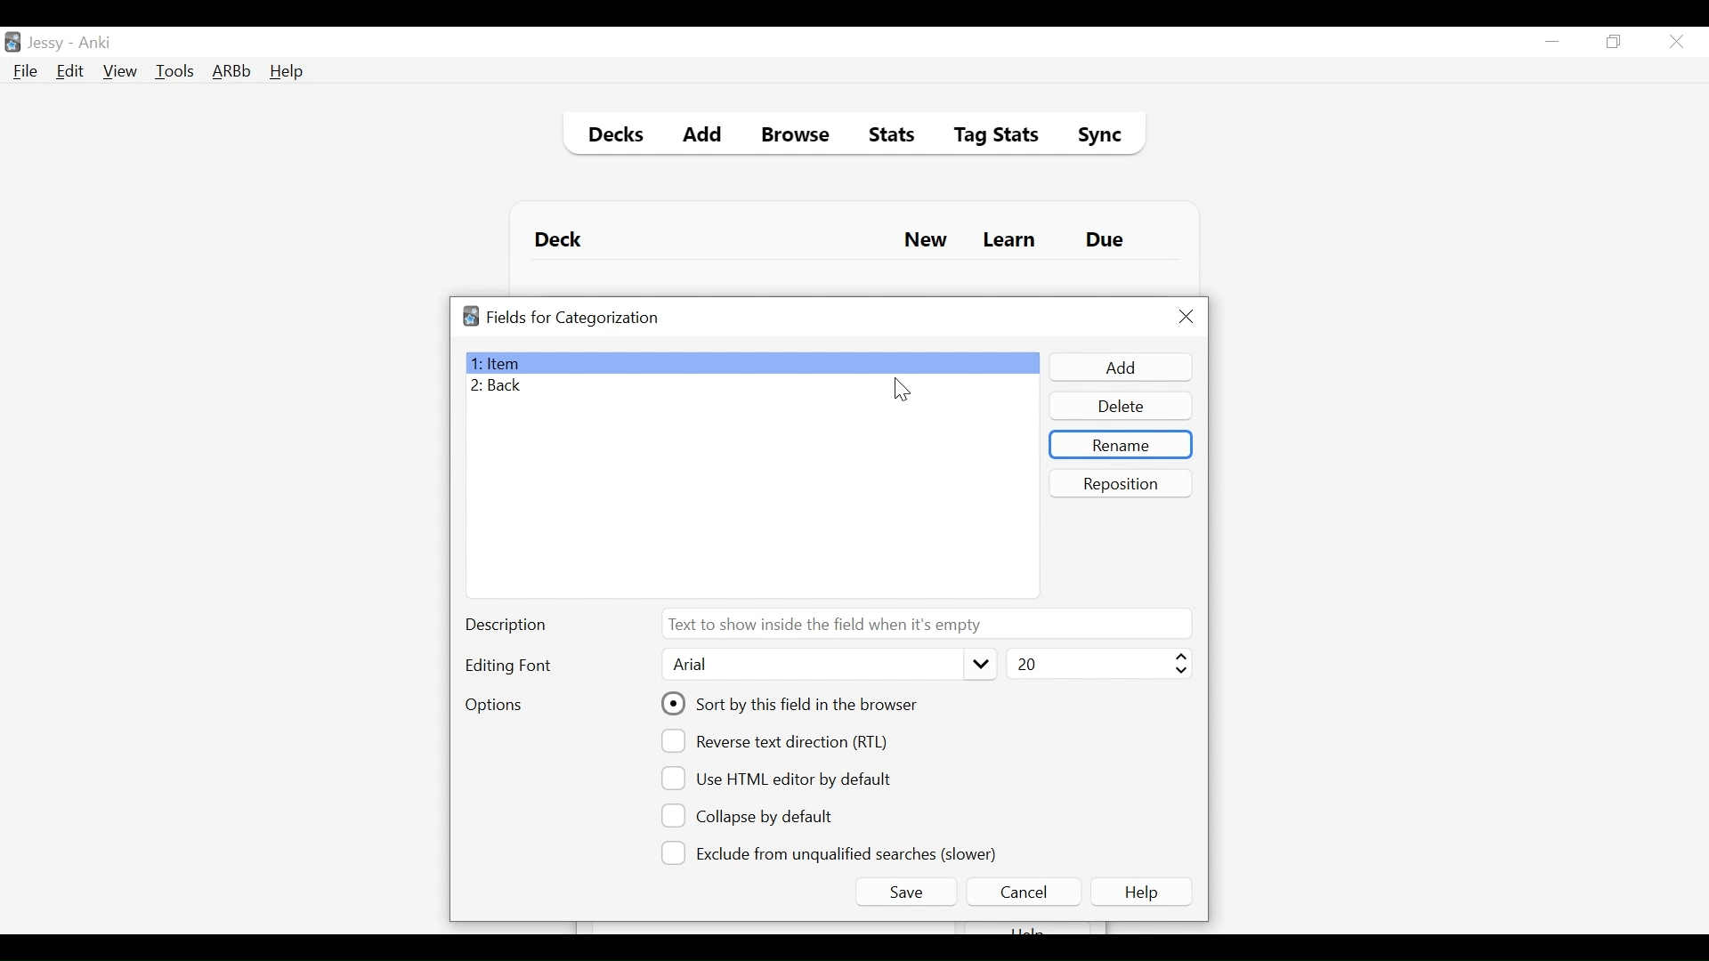  What do you see at coordinates (925, 623) in the screenshot?
I see `Text to Show inside the field when empty` at bounding box center [925, 623].